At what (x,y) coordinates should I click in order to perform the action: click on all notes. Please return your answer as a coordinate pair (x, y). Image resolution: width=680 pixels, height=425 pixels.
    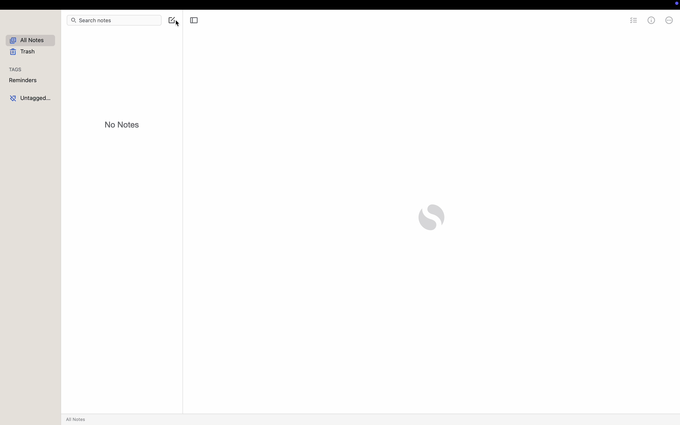
    Looking at the image, I should click on (30, 39).